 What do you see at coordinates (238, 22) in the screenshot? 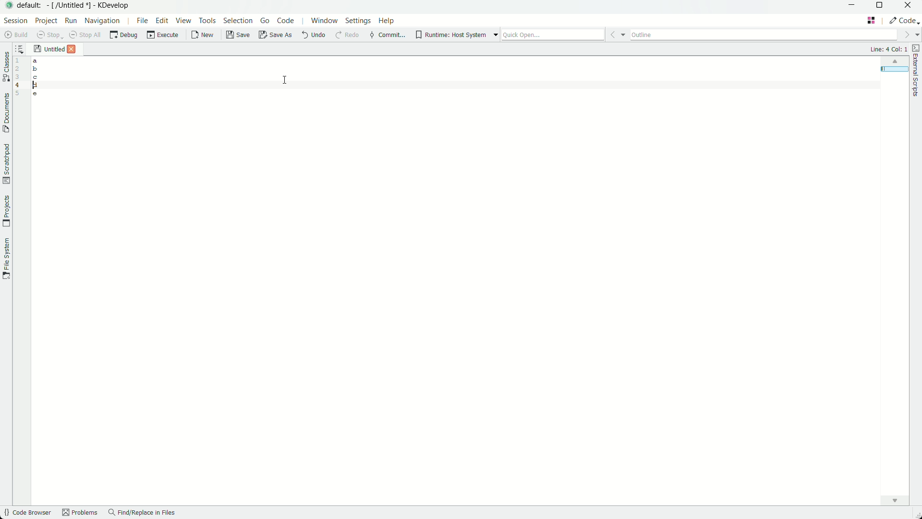
I see `selection` at bounding box center [238, 22].